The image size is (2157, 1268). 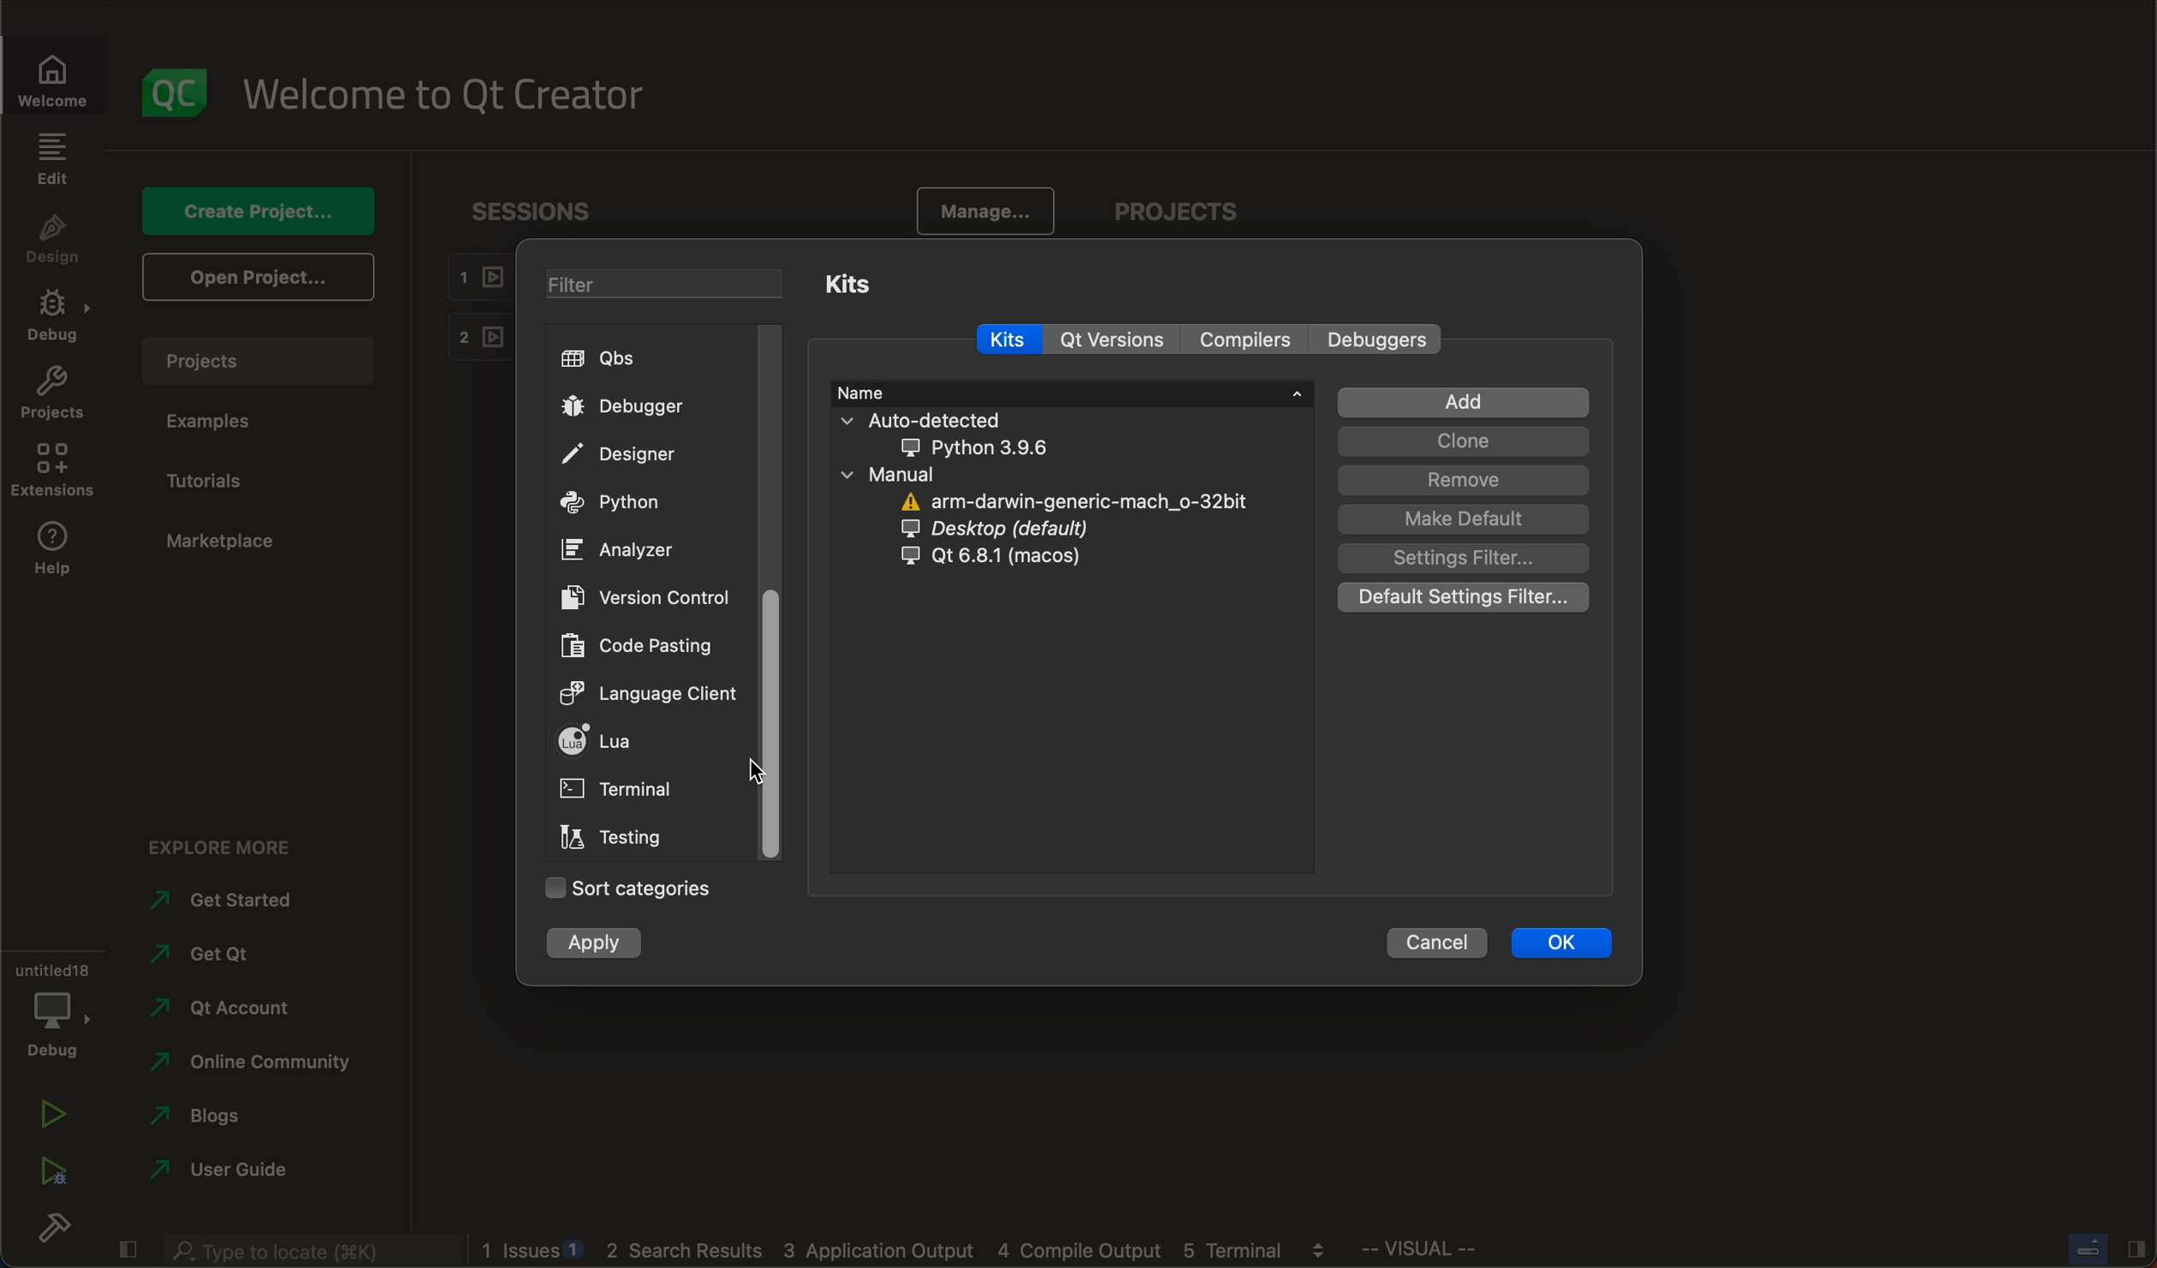 I want to click on sessions, so click(x=522, y=206).